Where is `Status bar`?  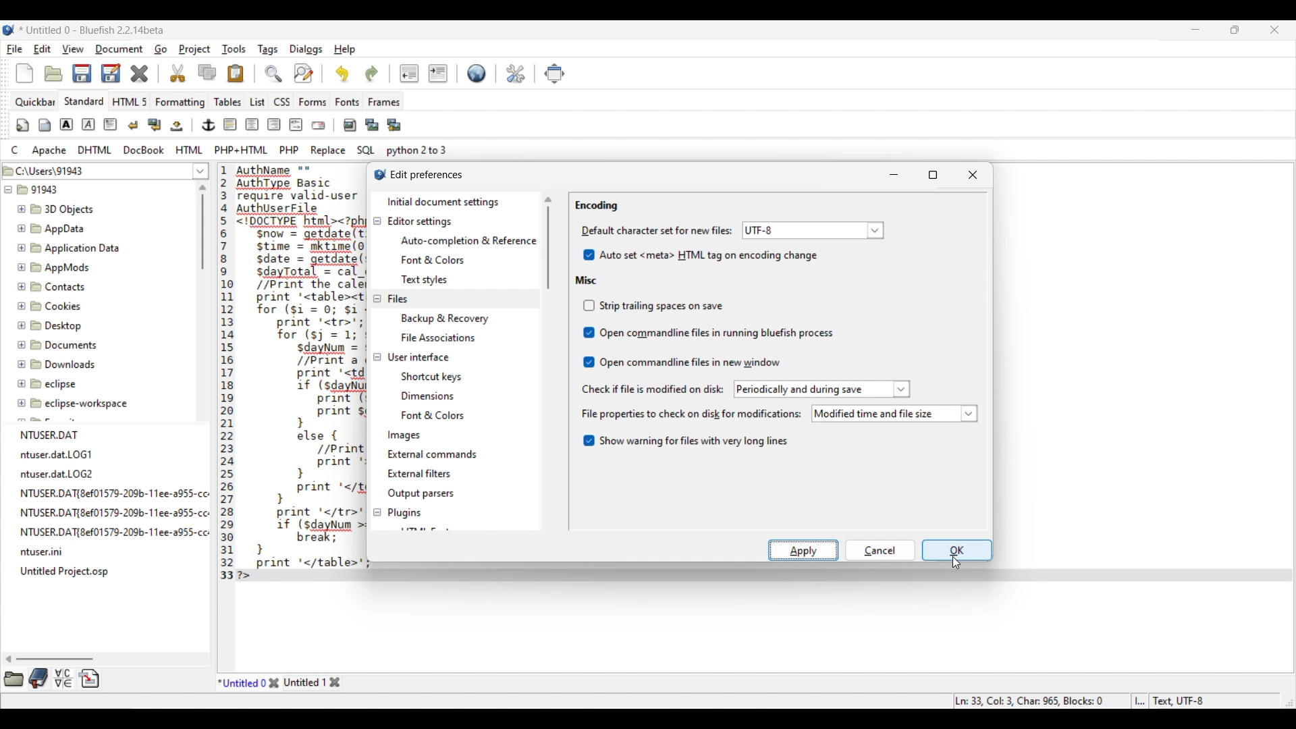 Status bar is located at coordinates (1081, 701).